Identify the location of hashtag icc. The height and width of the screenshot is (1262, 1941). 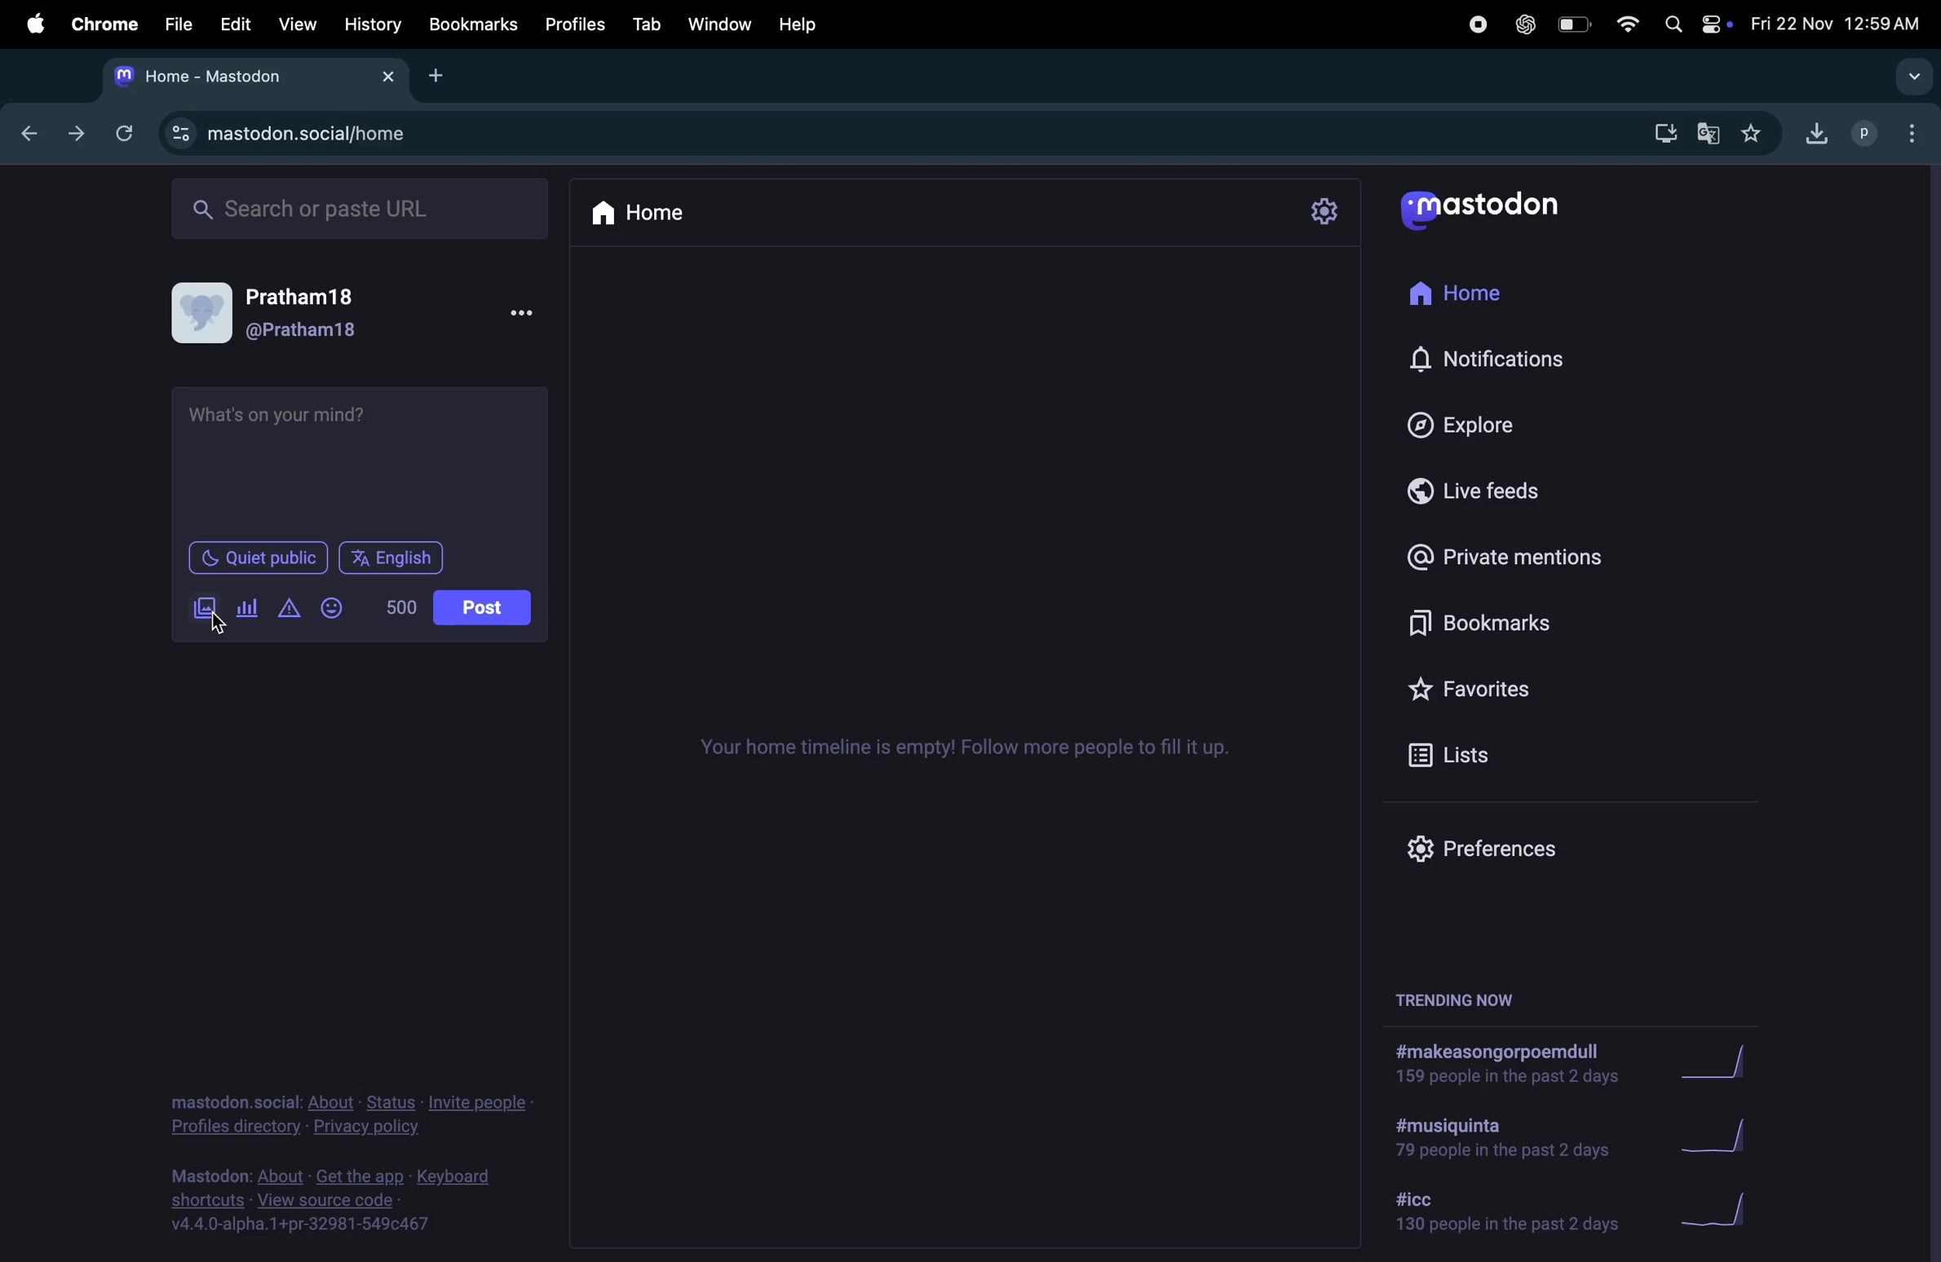
(1495, 1213).